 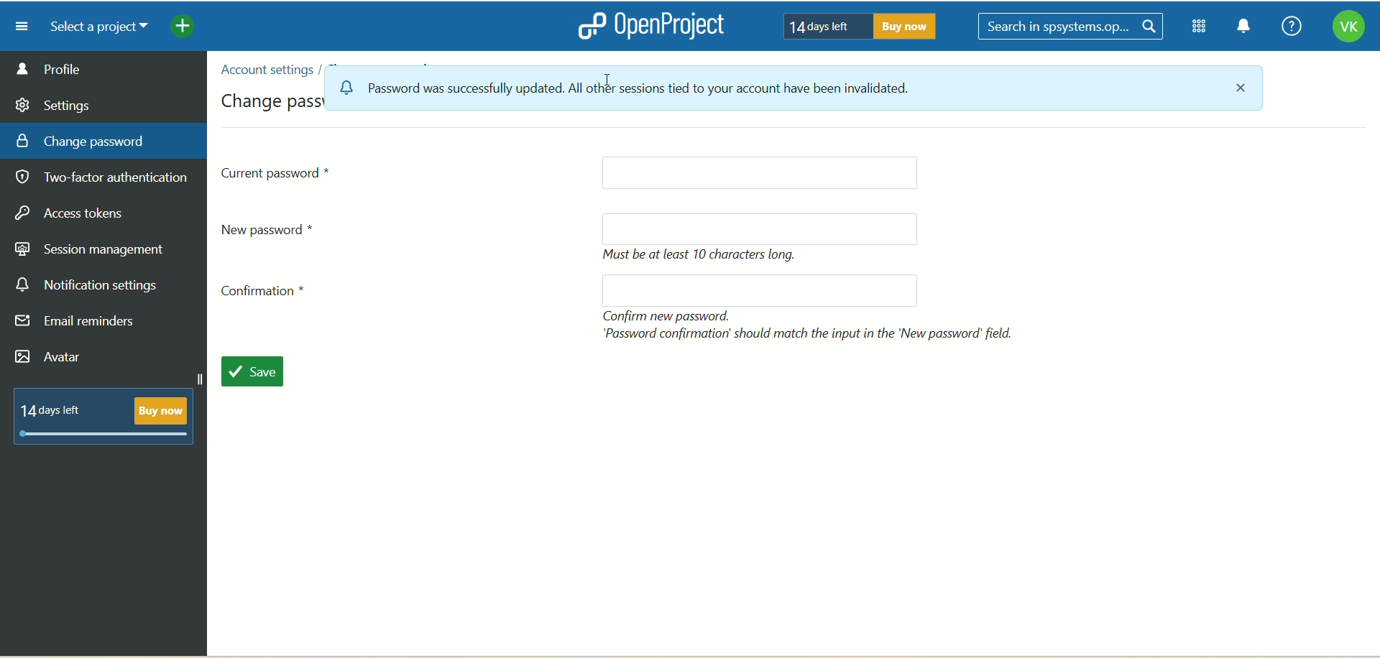 What do you see at coordinates (252, 370) in the screenshot?
I see `save` at bounding box center [252, 370].